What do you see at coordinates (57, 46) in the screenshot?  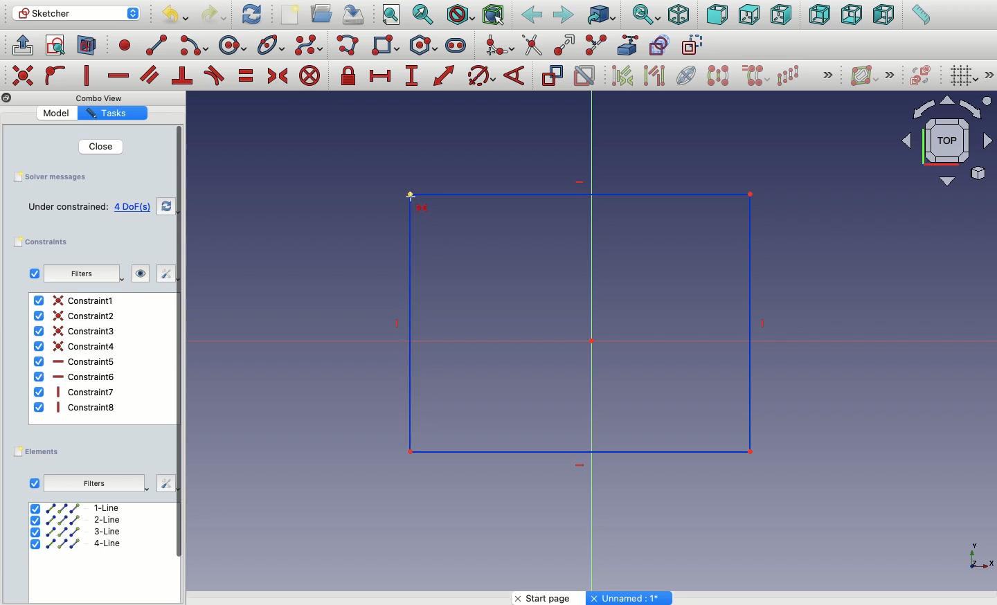 I see `view sketch` at bounding box center [57, 46].